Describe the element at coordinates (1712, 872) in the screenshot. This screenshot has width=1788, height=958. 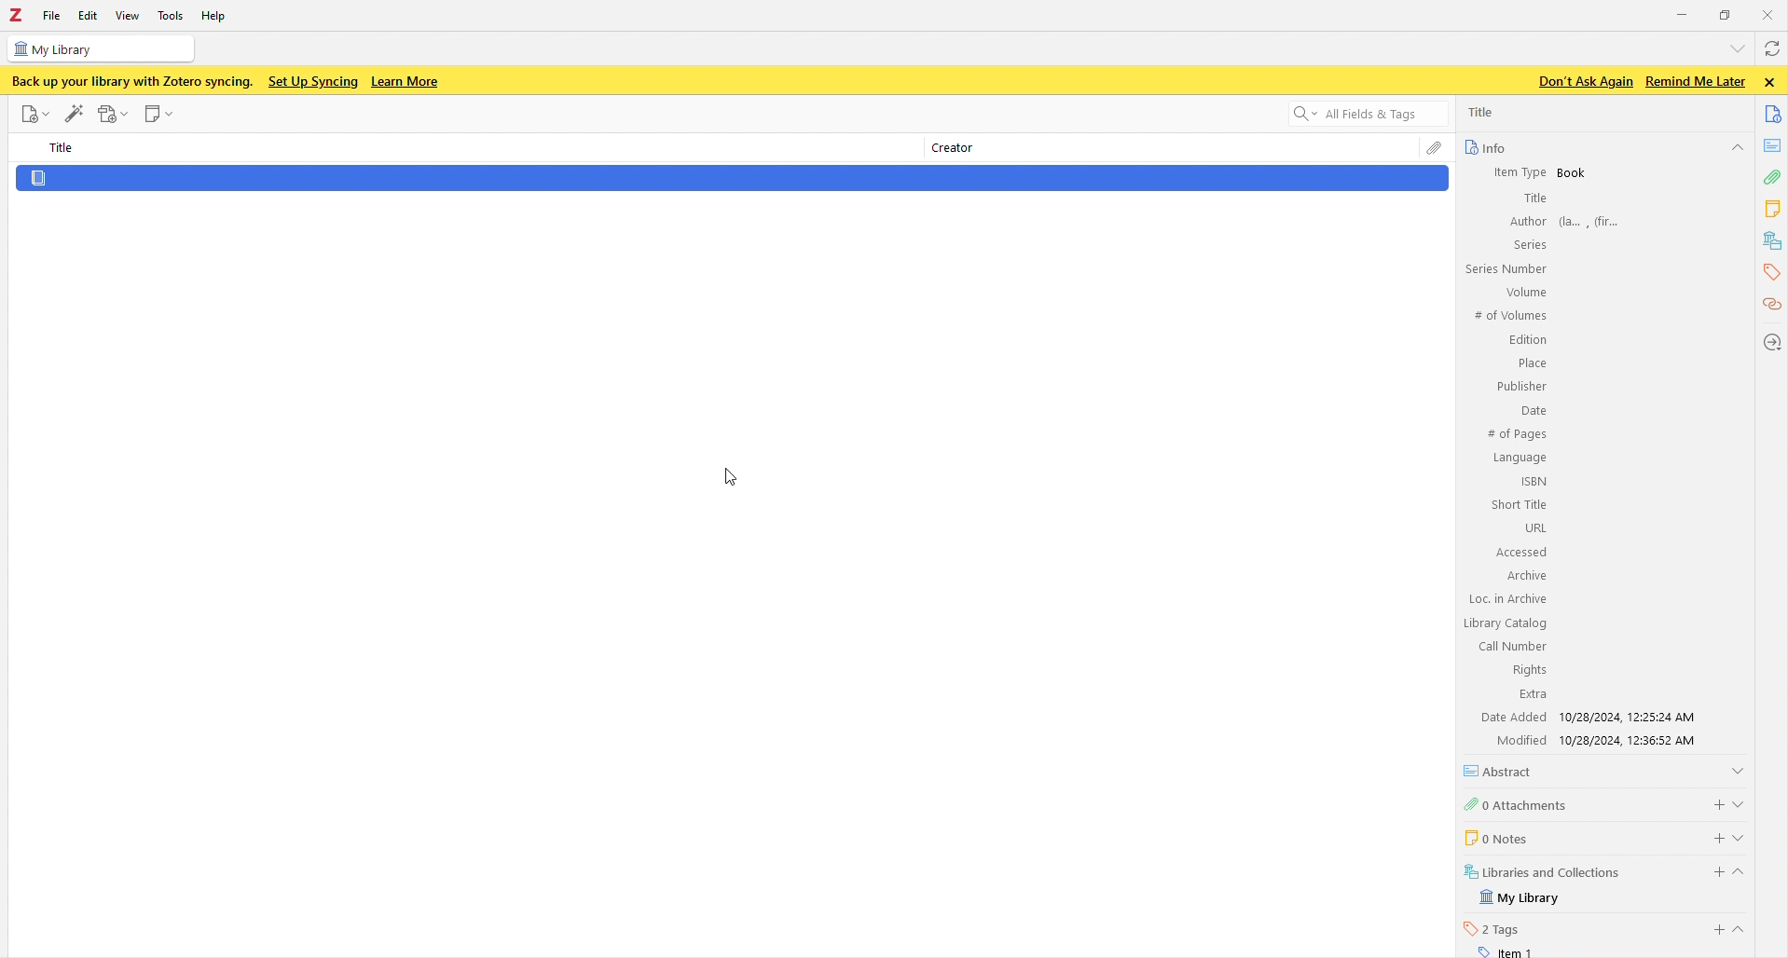
I see `add` at that location.